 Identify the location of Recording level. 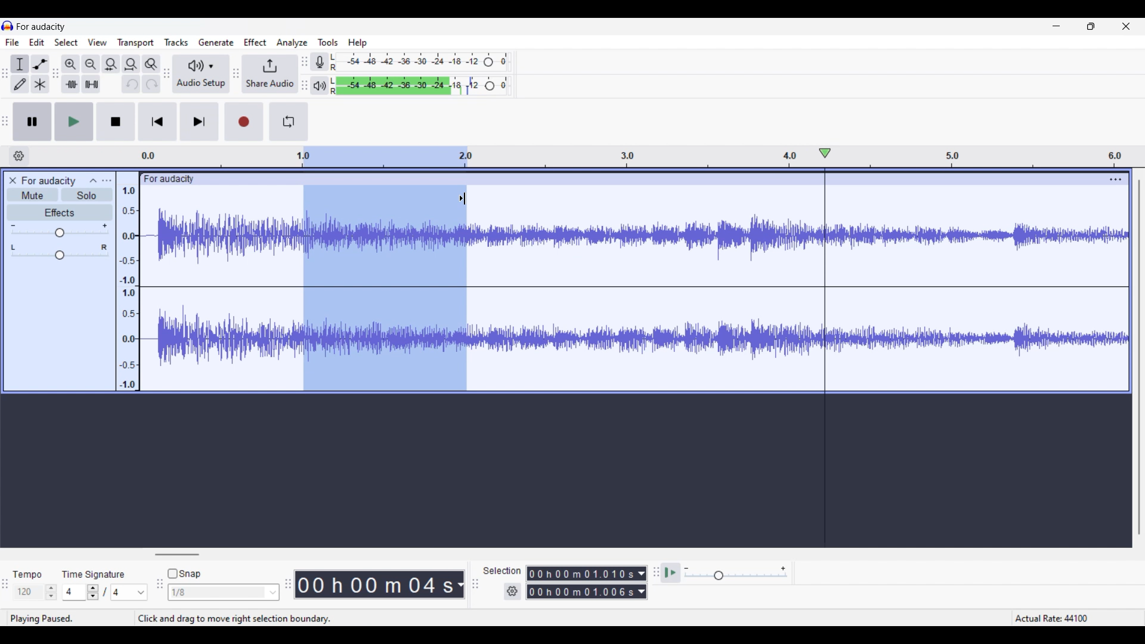
(420, 62).